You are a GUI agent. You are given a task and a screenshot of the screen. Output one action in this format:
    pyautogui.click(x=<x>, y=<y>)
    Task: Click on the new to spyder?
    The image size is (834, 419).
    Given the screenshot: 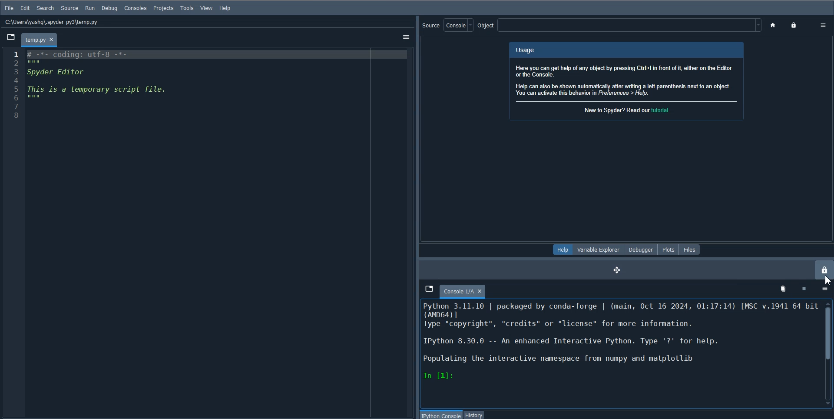 What is the action you would take?
    pyautogui.click(x=616, y=110)
    